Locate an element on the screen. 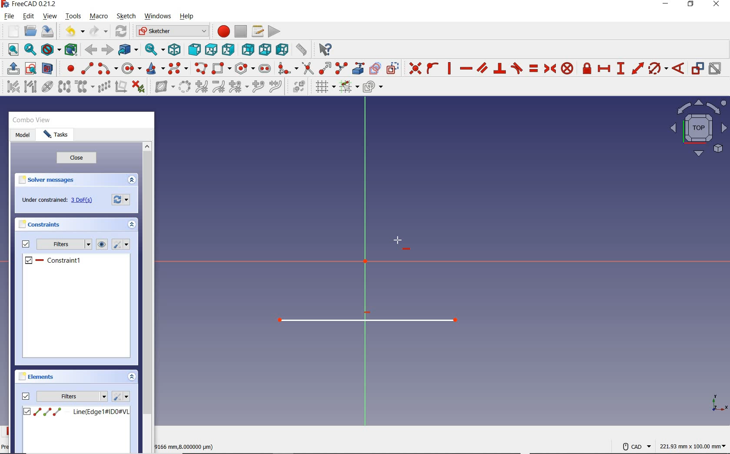  GO TO LINKED OBJECT is located at coordinates (129, 50).